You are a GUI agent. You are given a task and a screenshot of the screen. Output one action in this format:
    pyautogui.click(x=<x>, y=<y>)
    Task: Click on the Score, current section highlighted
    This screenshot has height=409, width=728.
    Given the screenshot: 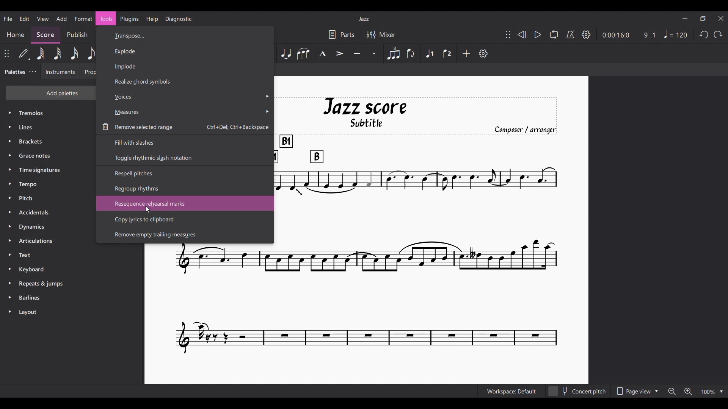 What is the action you would take?
    pyautogui.click(x=45, y=35)
    